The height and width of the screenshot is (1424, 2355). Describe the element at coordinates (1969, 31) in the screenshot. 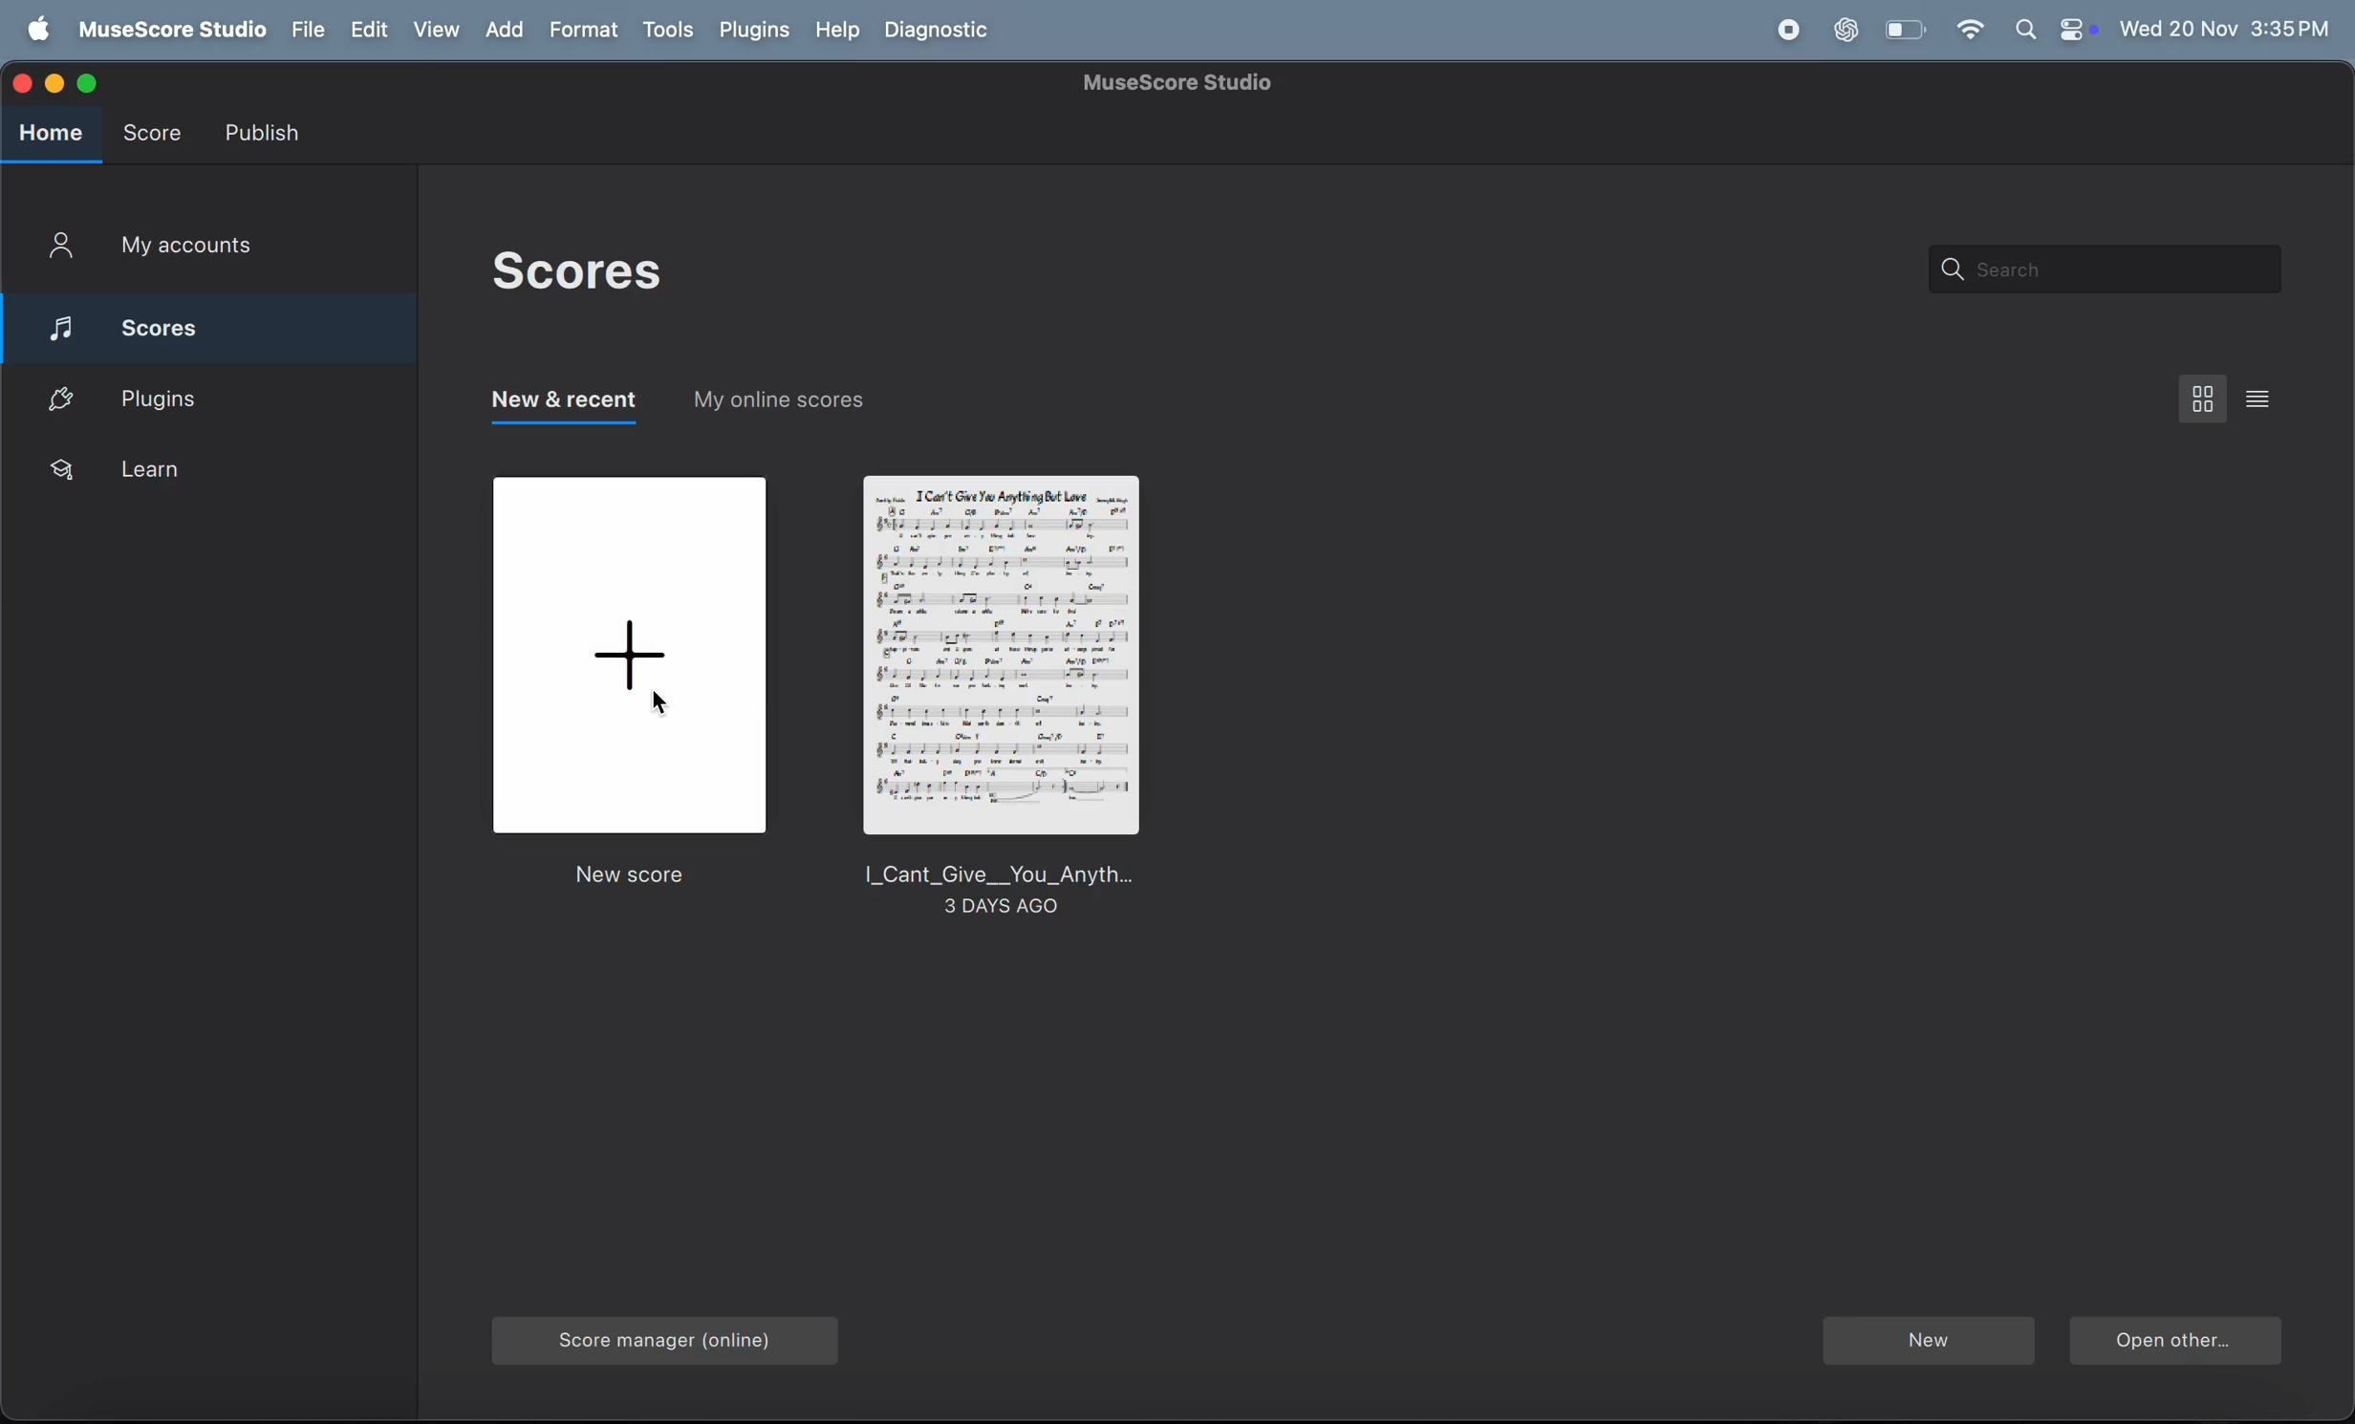

I see `wifi` at that location.